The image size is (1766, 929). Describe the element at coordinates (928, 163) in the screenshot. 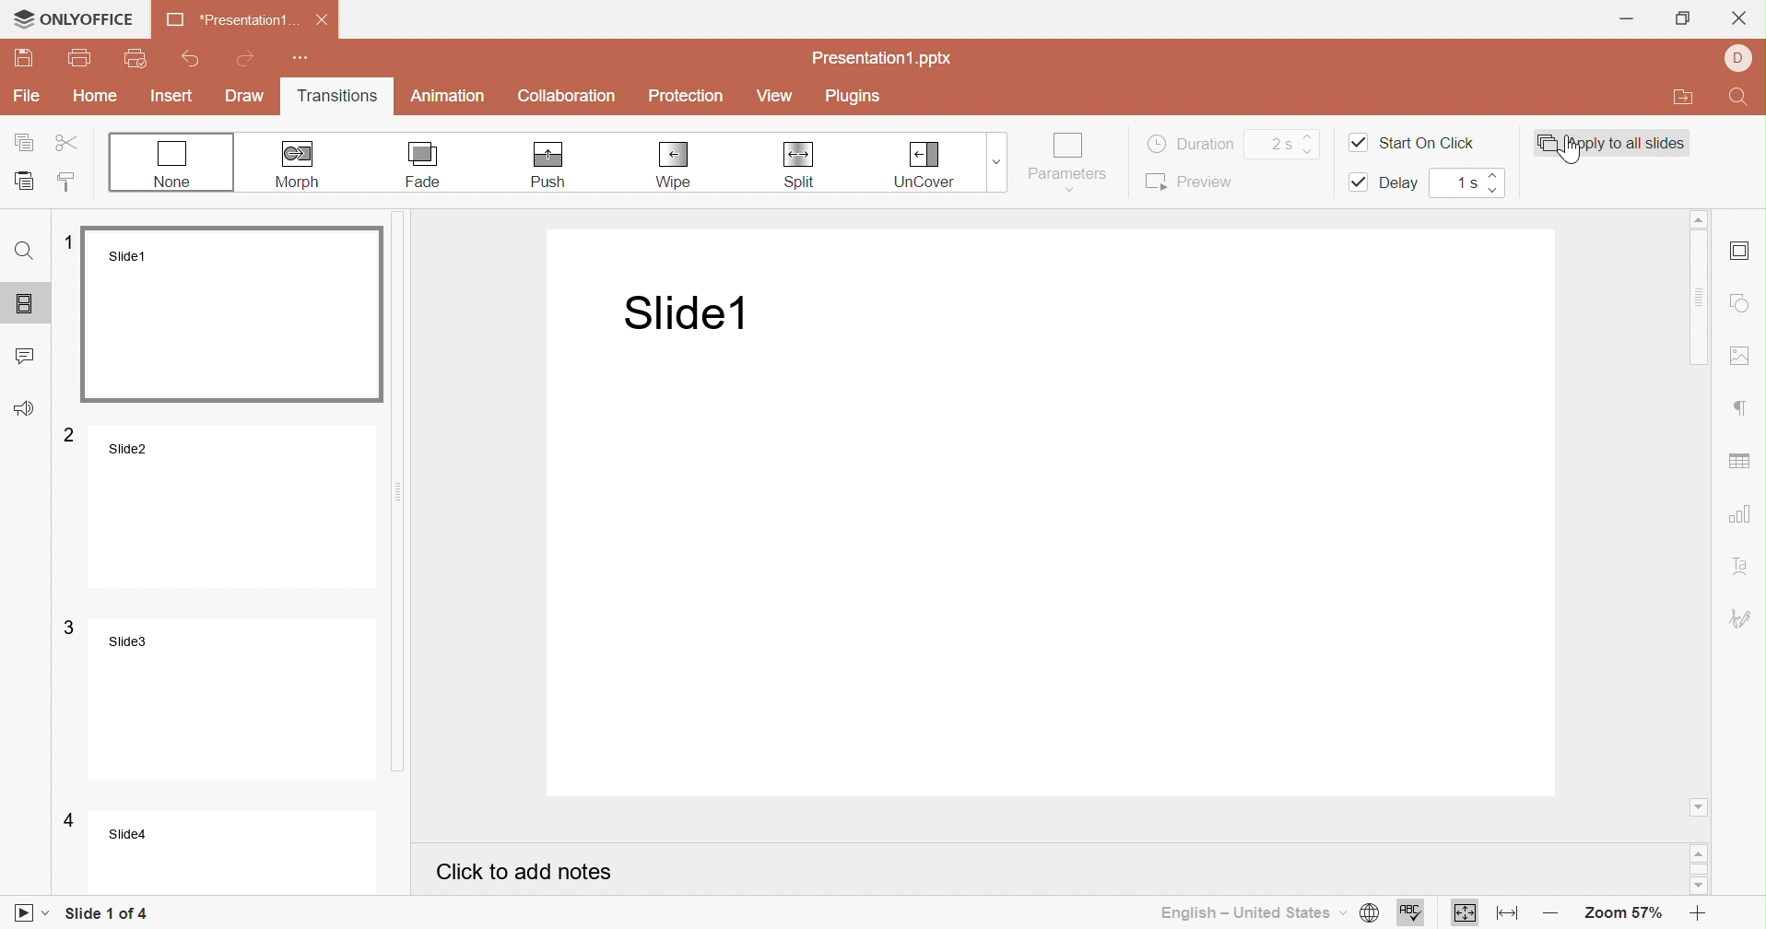

I see `Uncover` at that location.